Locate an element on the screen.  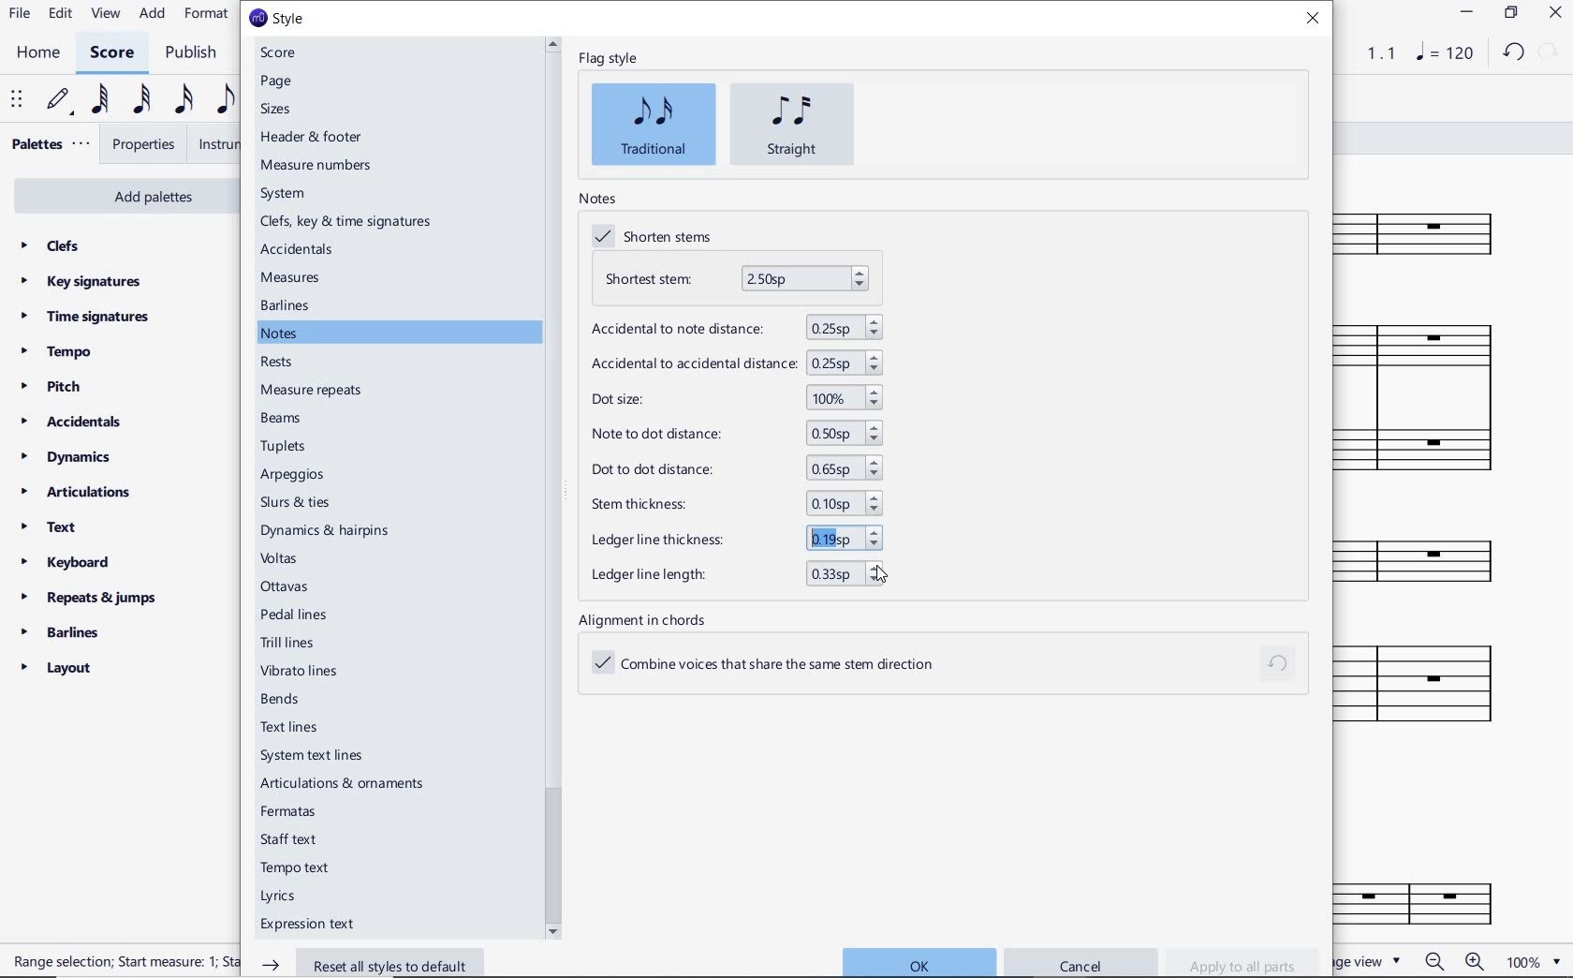
Instrument: Flute is located at coordinates (1429, 230).